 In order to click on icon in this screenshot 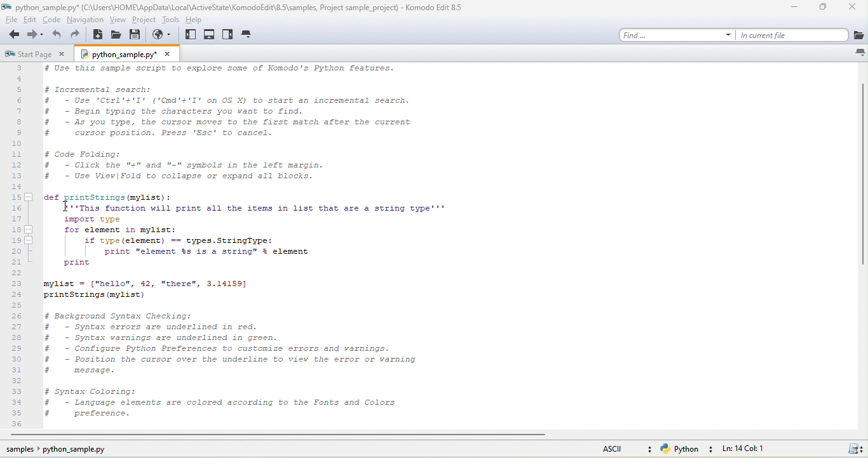, I will do `click(858, 36)`.